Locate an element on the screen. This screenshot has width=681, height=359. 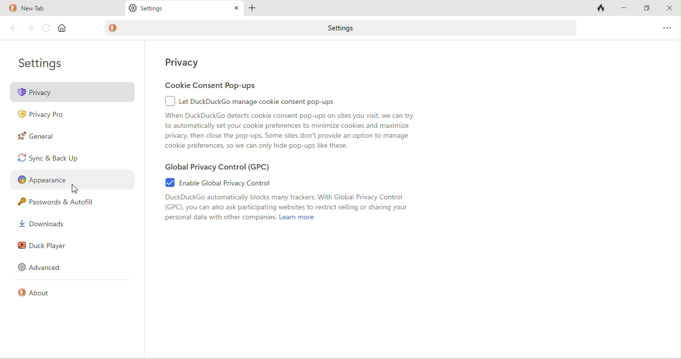
privacy pro is located at coordinates (45, 113).